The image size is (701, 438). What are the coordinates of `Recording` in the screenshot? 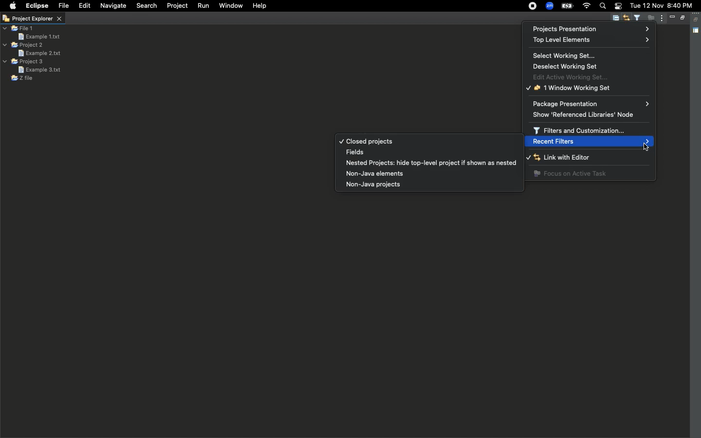 It's located at (533, 6).